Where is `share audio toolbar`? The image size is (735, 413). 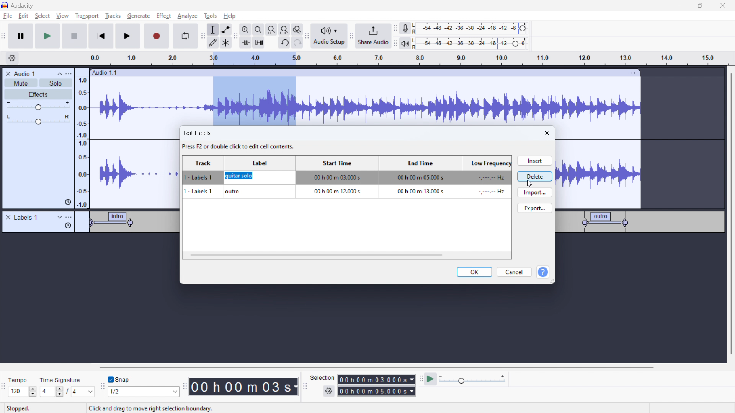
share audio toolbar is located at coordinates (351, 37).